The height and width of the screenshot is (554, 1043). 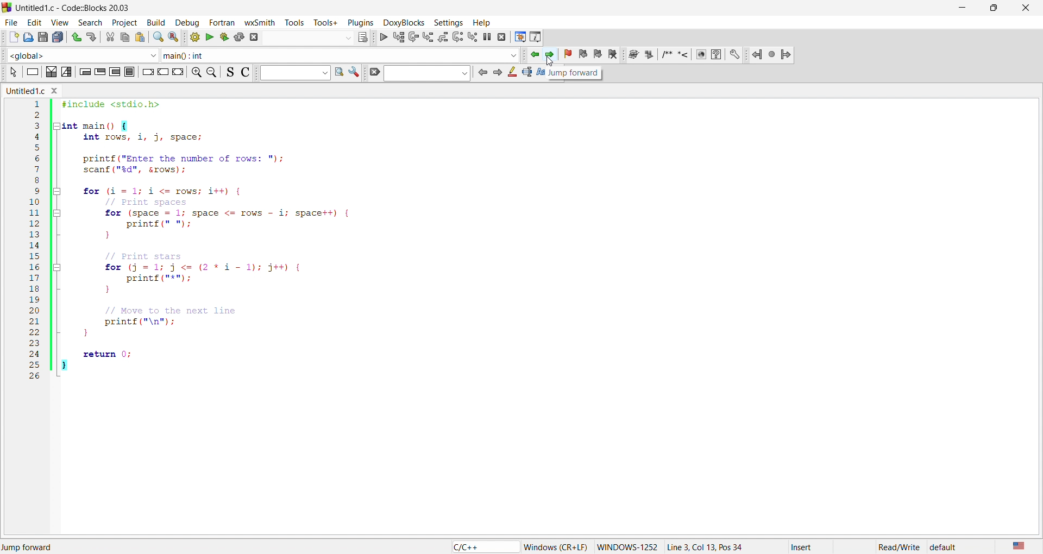 What do you see at coordinates (887, 545) in the screenshot?
I see `read/write` at bounding box center [887, 545].